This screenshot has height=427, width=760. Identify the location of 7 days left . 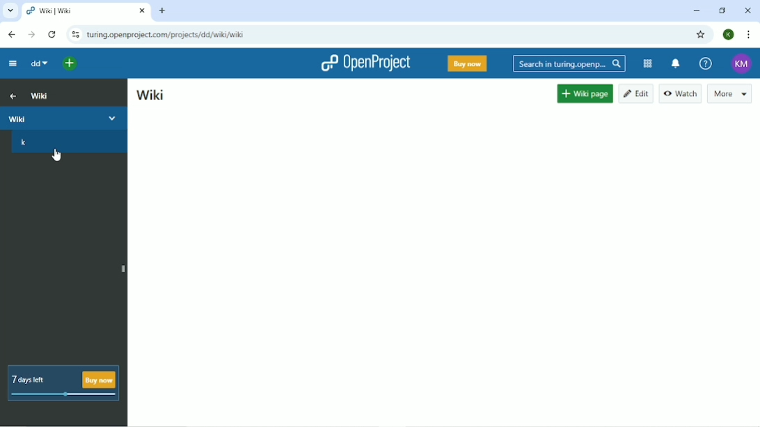
(65, 382).